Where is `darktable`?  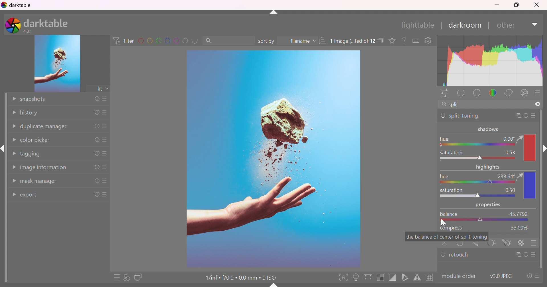
darktable is located at coordinates (18, 5).